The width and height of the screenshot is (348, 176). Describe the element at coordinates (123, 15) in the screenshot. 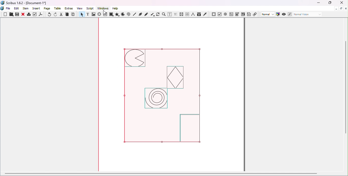

I see `Arc` at that location.